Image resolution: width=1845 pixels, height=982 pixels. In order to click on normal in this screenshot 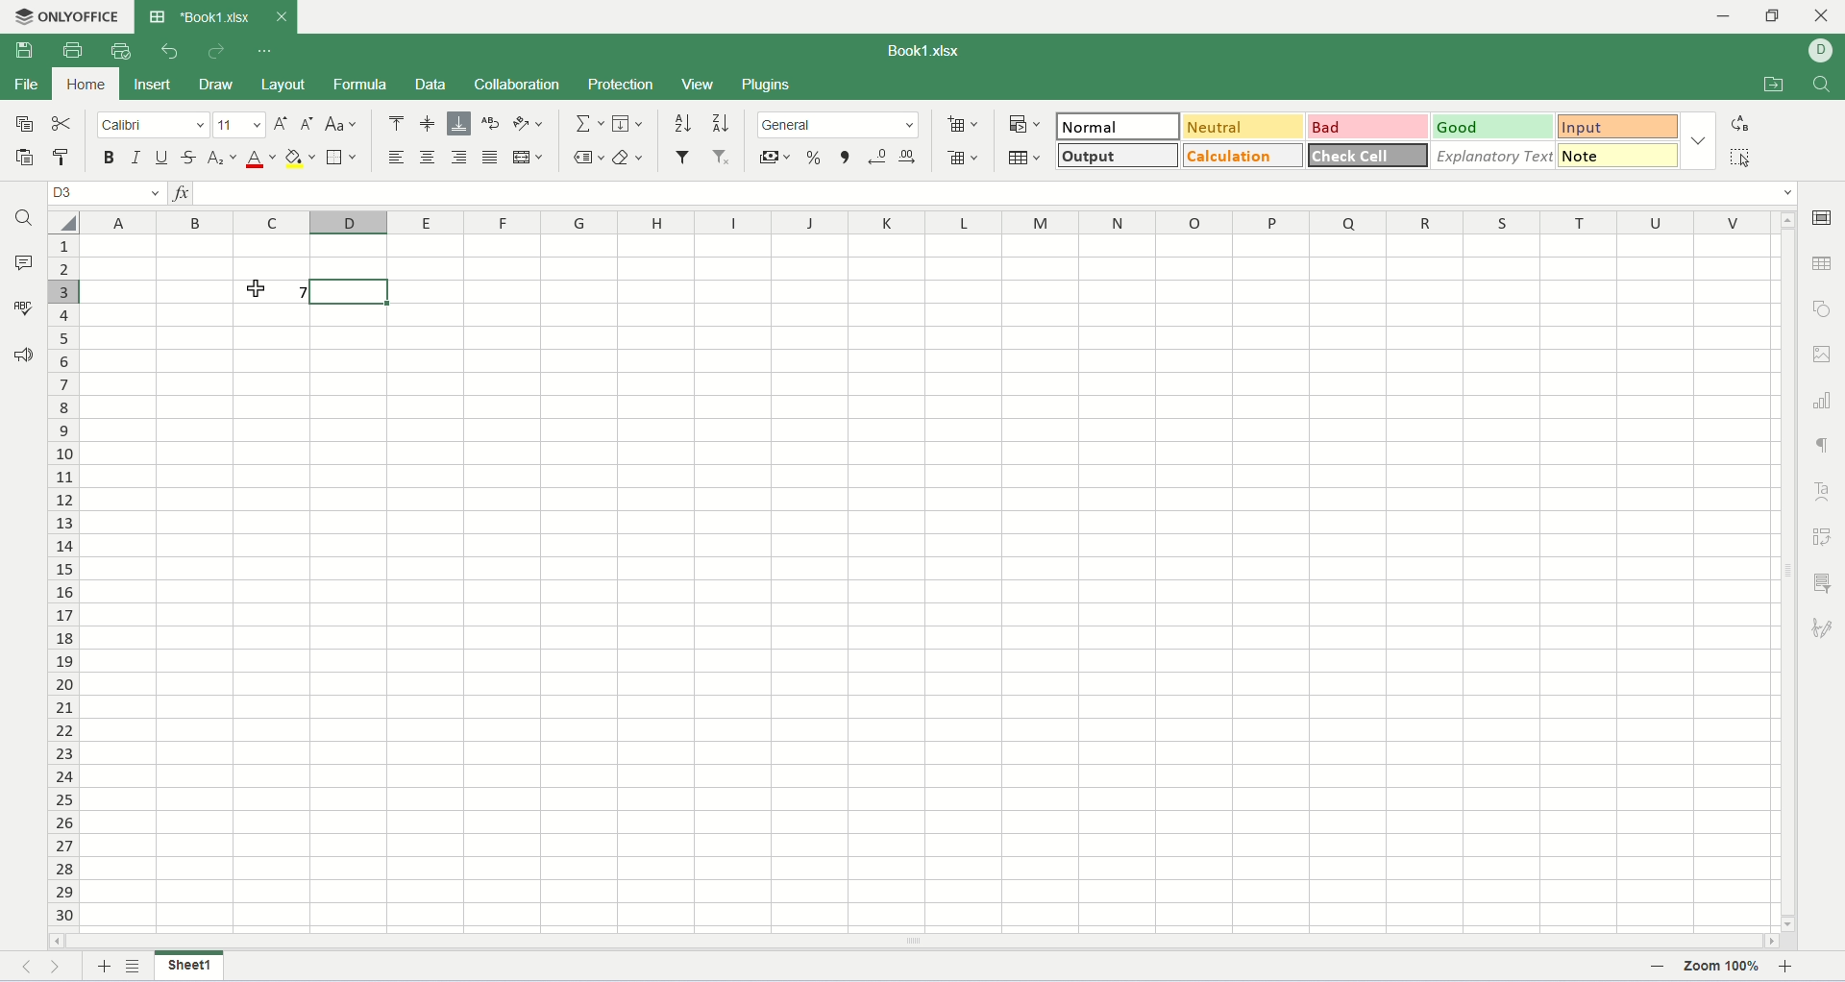, I will do `click(1119, 128)`.